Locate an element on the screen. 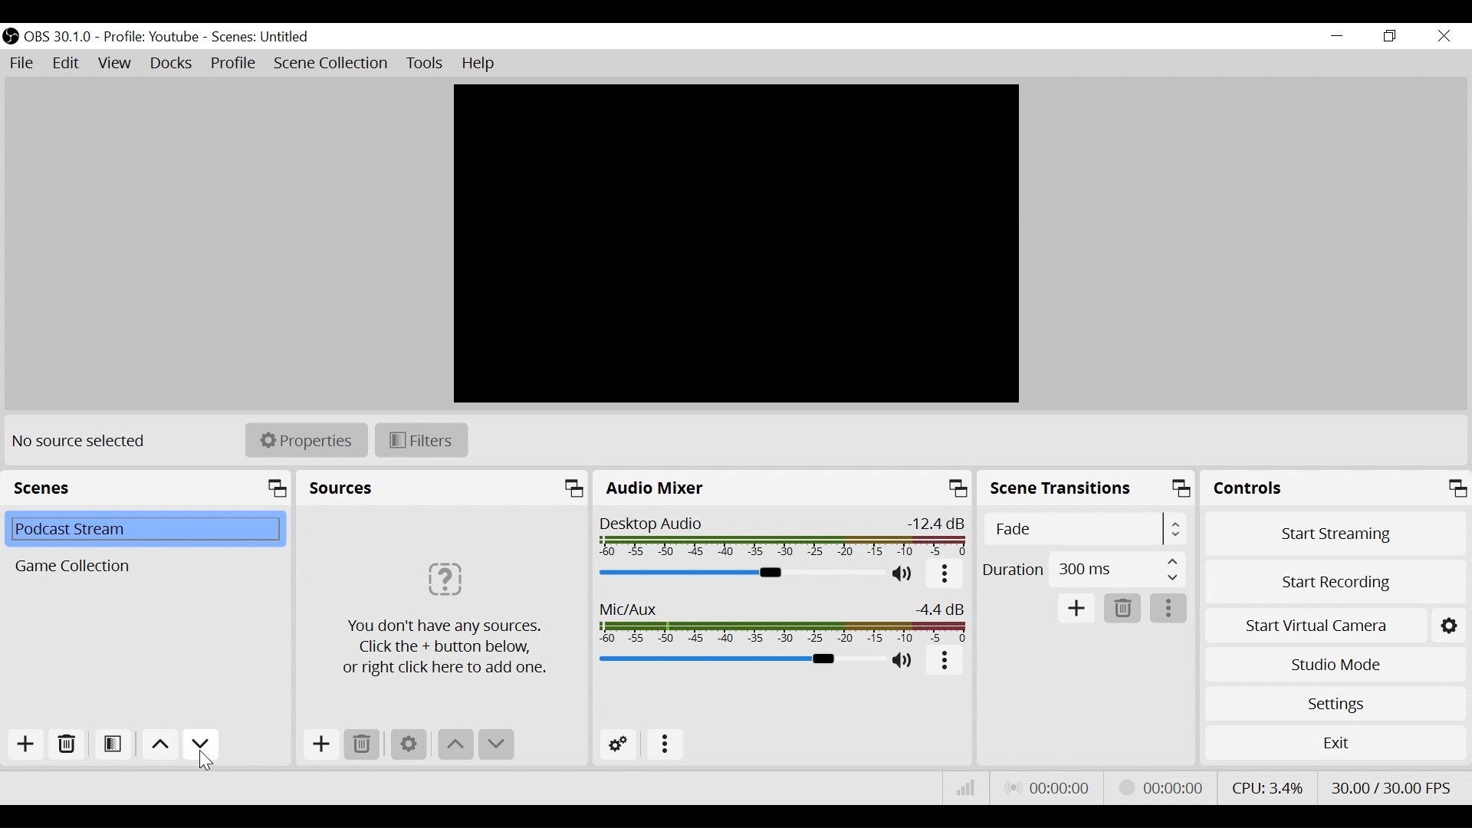 This screenshot has height=828, width=1472. Tools is located at coordinates (425, 64).